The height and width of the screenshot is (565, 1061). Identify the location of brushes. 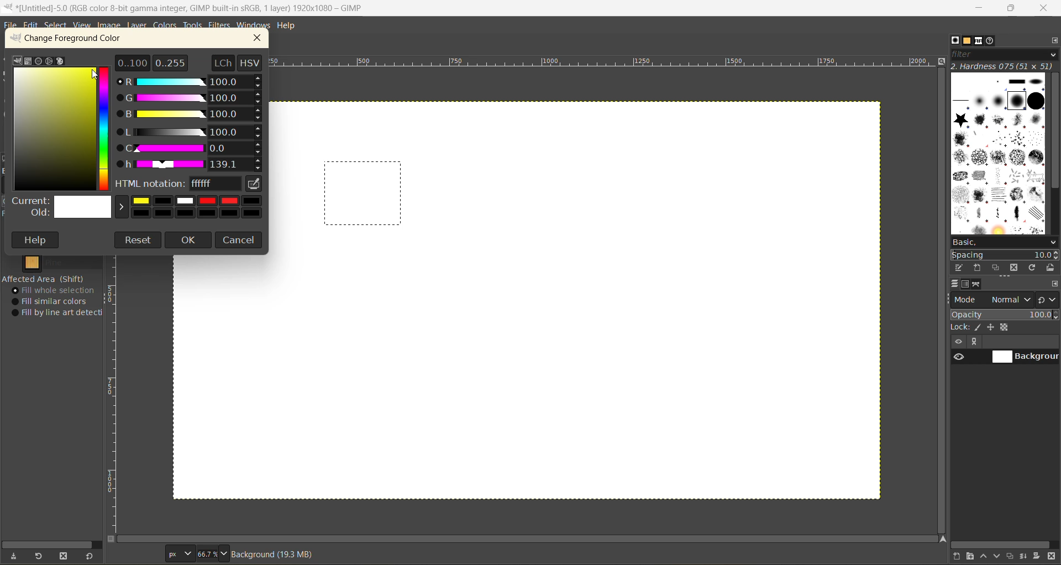
(955, 41).